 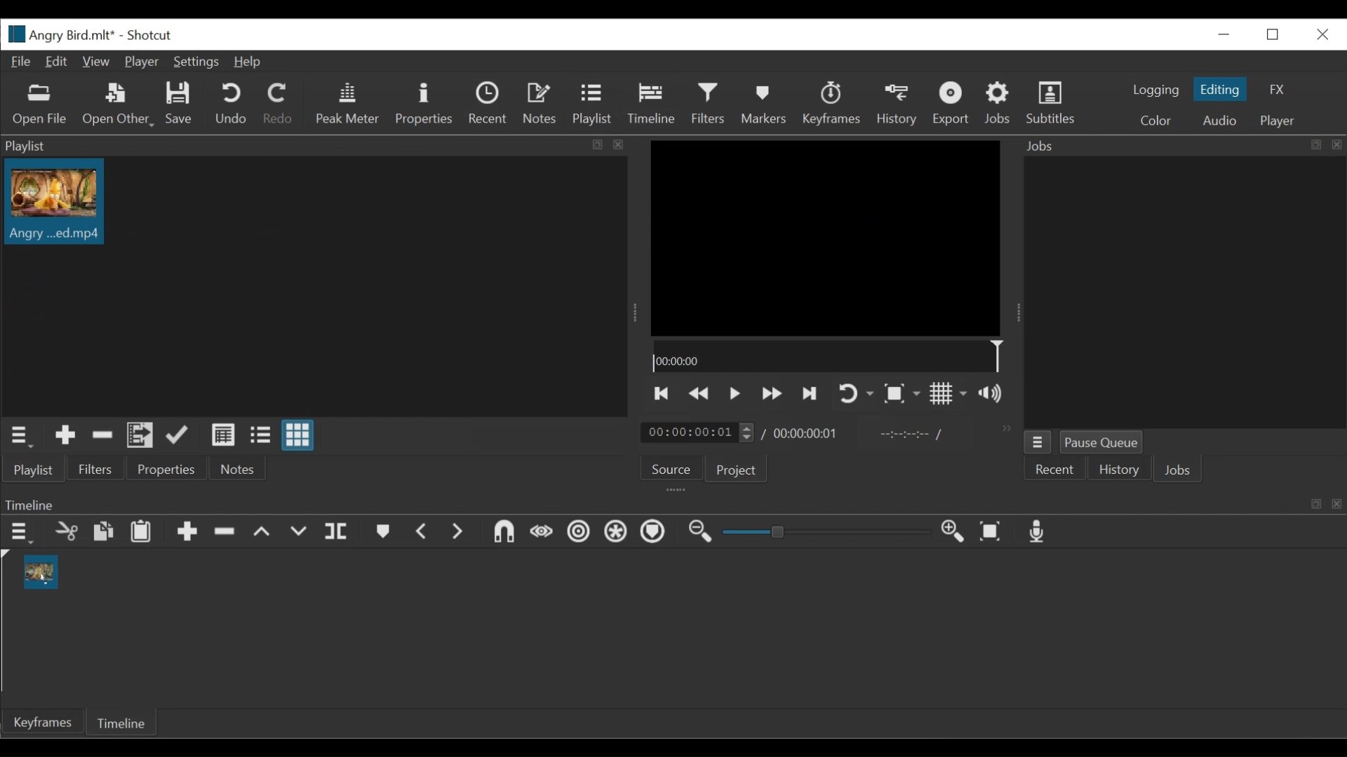 What do you see at coordinates (832, 104) in the screenshot?
I see `Keyframes` at bounding box center [832, 104].